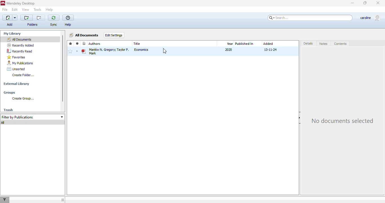 This screenshot has width=385, height=203. What do you see at coordinates (5, 200) in the screenshot?
I see `filter documents by author, tag or publication.` at bounding box center [5, 200].